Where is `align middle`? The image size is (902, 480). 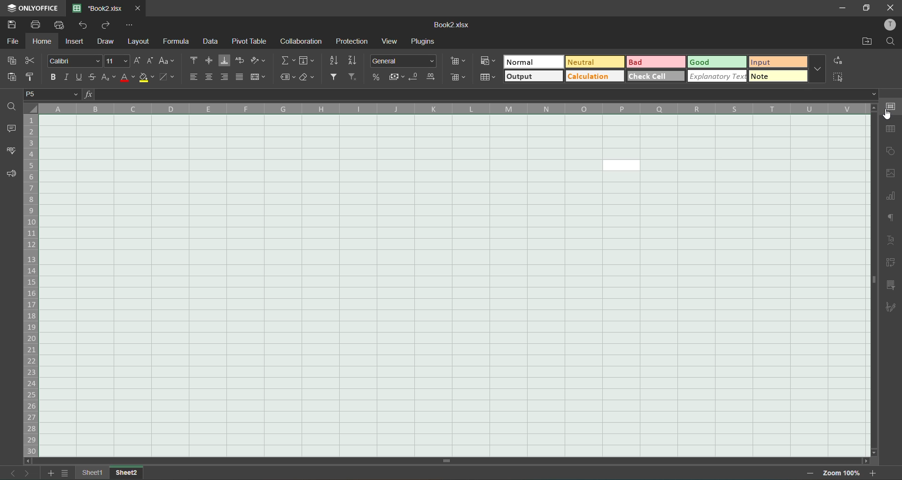 align middle is located at coordinates (210, 61).